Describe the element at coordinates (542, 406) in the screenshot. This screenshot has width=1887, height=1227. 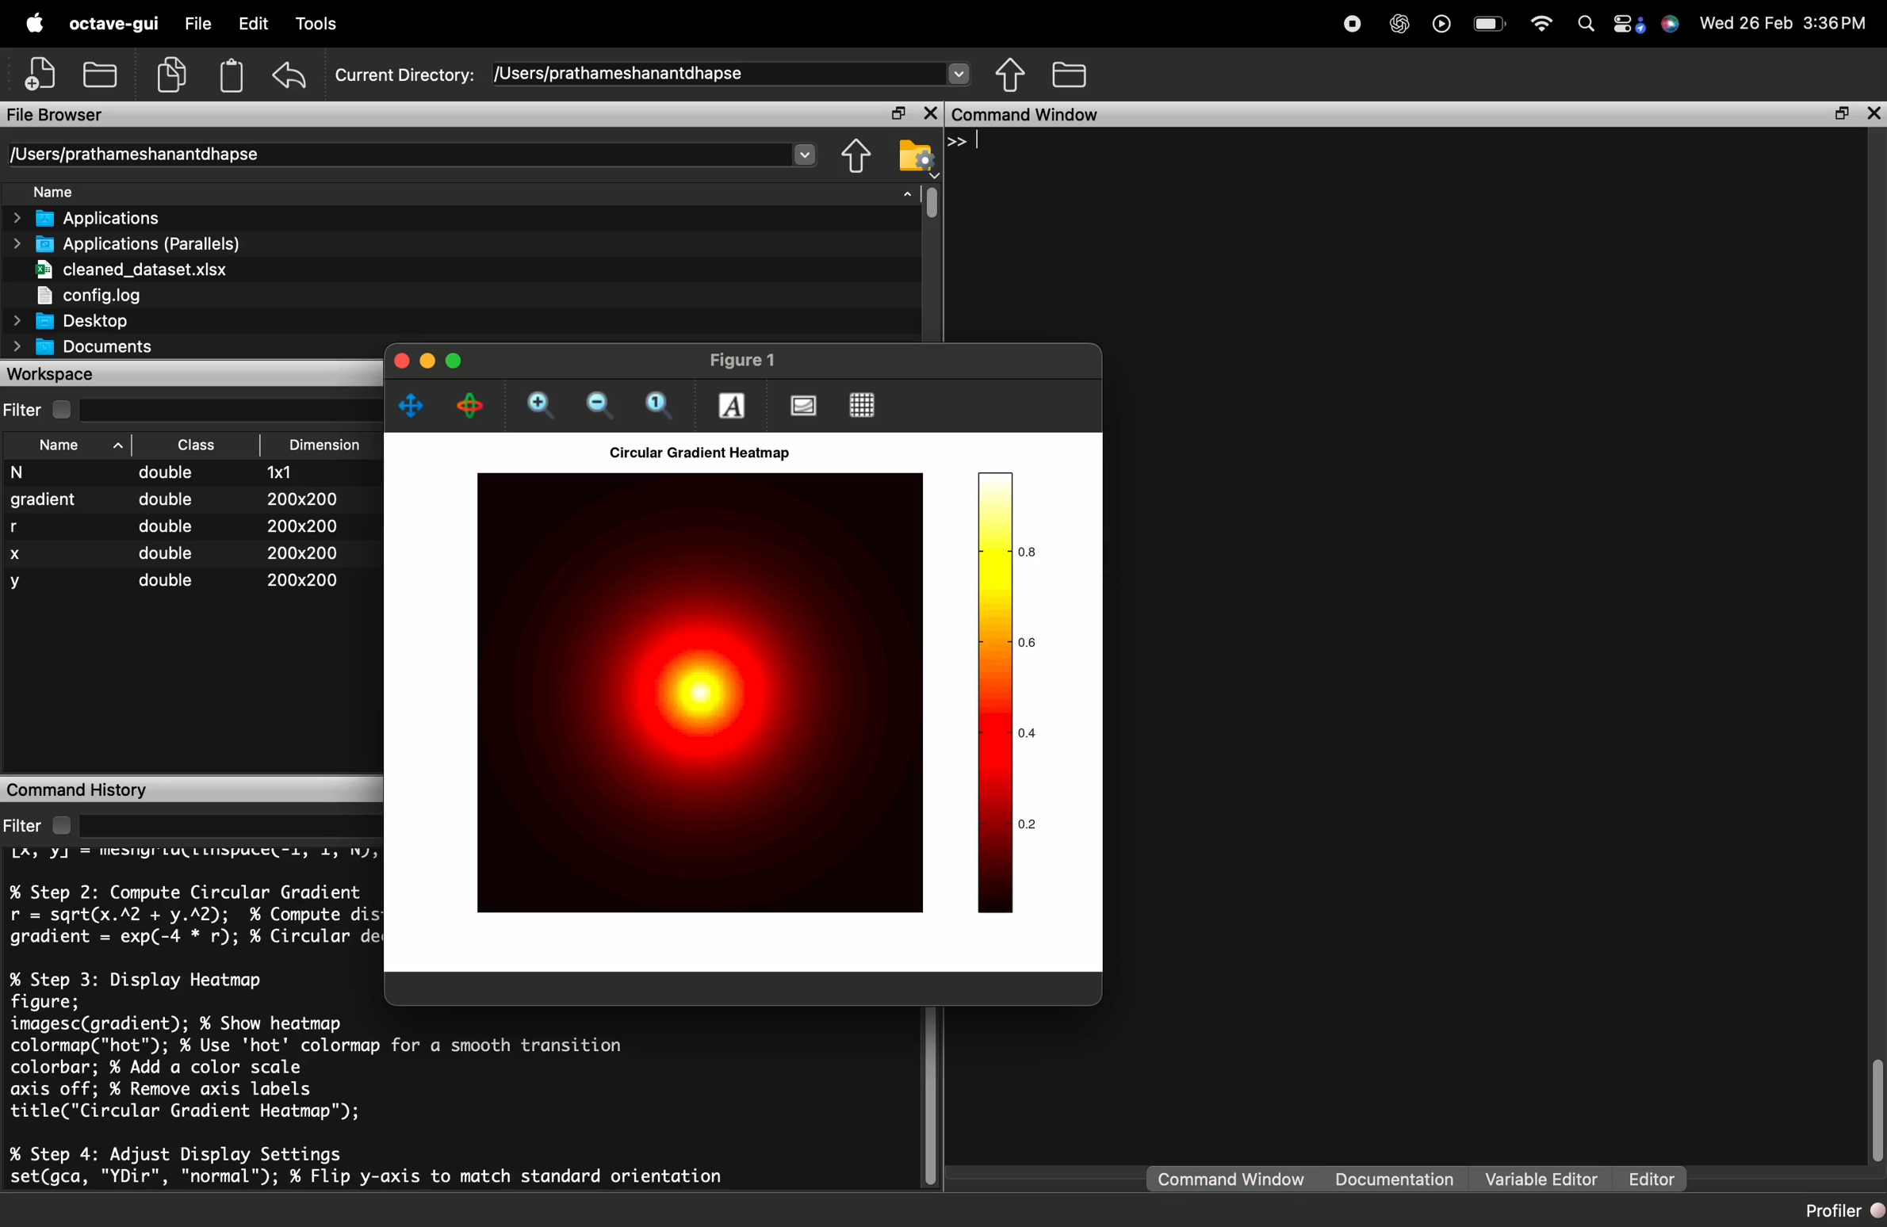
I see `zoom in` at that location.